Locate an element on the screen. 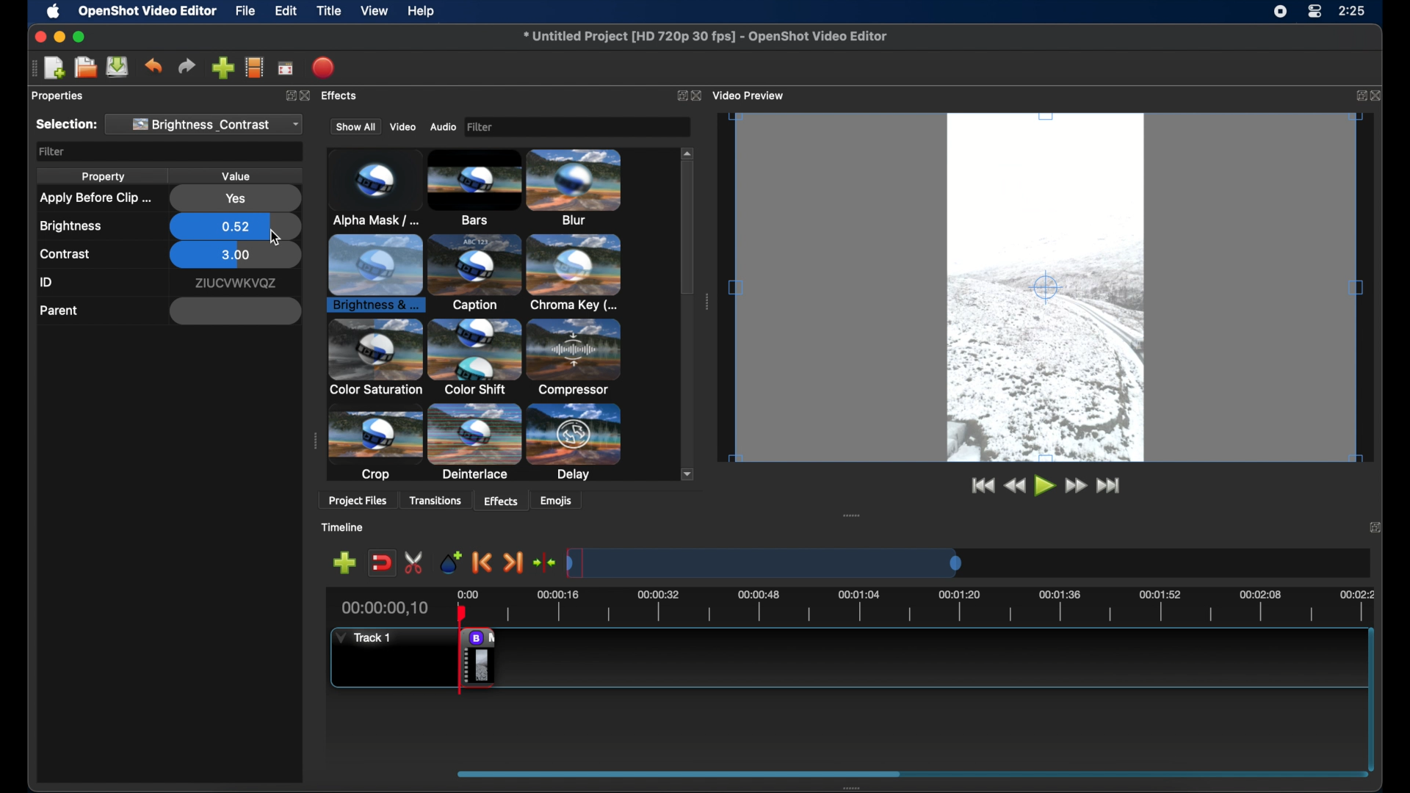  project files is located at coordinates (358, 501).